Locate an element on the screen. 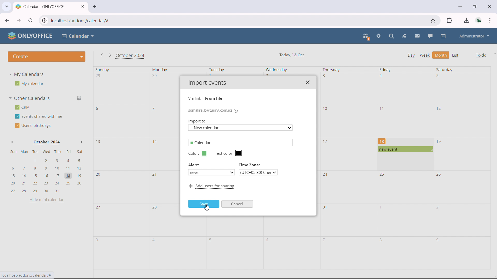  26 is located at coordinates (439, 174).